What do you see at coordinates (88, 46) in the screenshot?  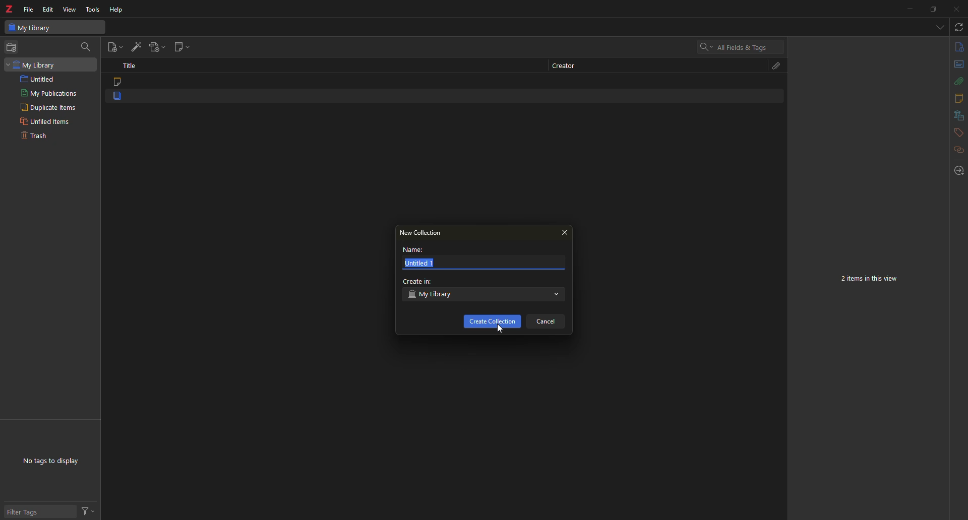 I see `search` at bounding box center [88, 46].